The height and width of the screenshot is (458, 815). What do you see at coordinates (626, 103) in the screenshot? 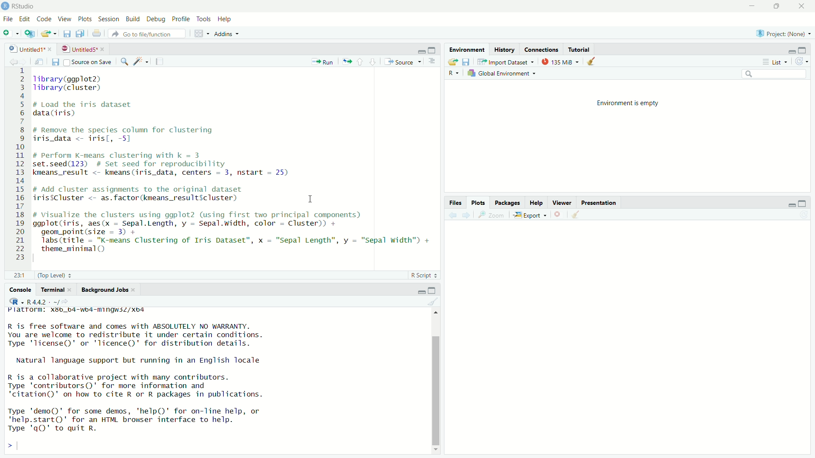
I see `Environment is empty` at bounding box center [626, 103].